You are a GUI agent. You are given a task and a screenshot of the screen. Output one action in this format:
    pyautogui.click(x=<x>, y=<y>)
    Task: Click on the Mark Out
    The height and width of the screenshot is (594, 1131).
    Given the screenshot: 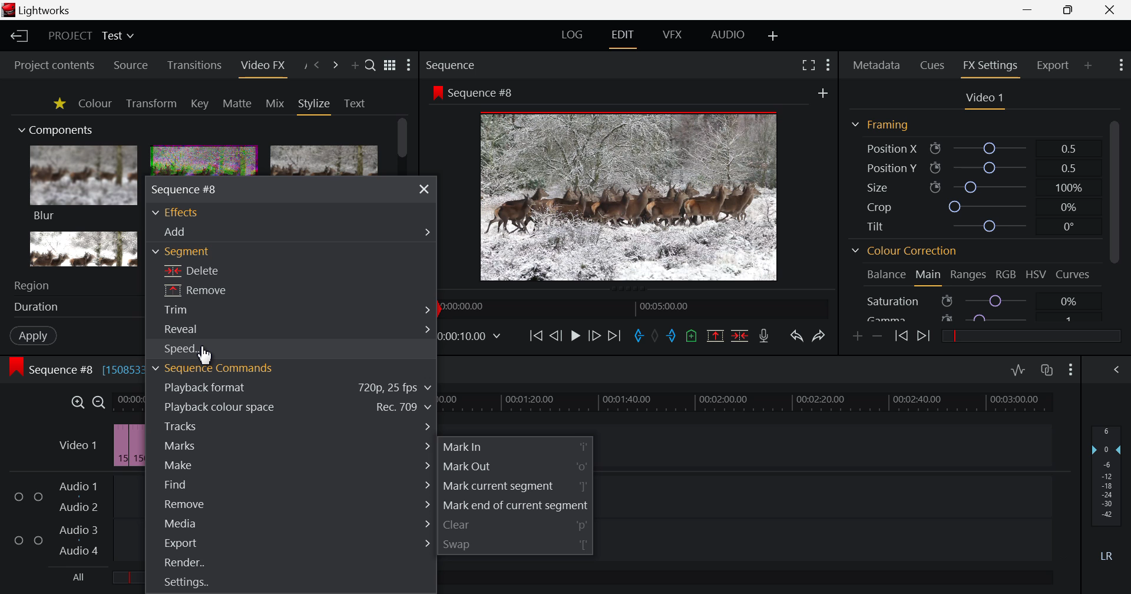 What is the action you would take?
    pyautogui.click(x=515, y=467)
    